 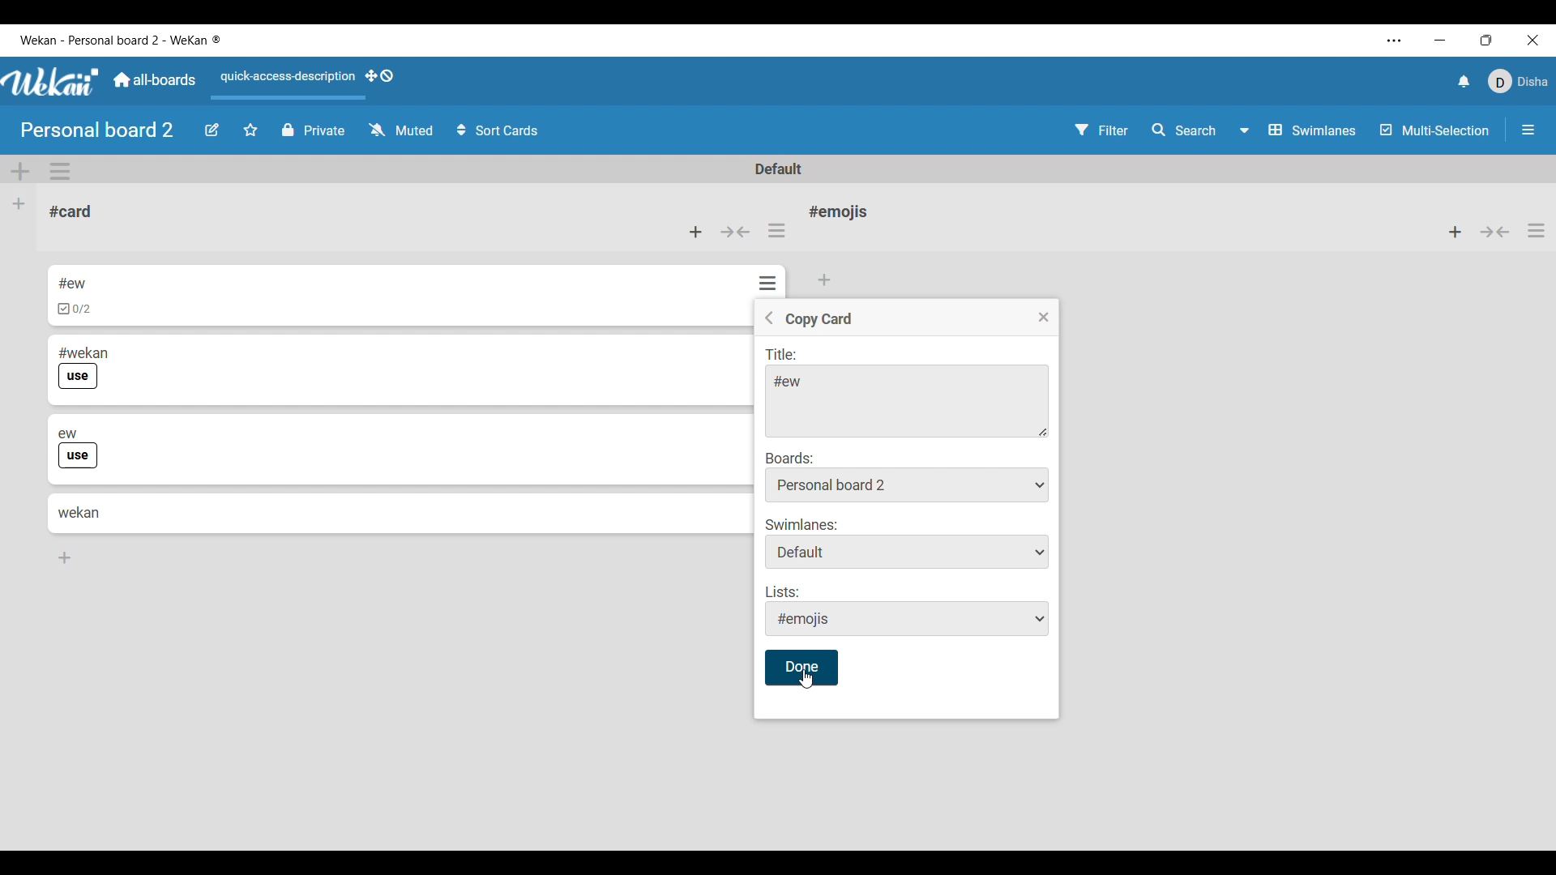 I want to click on Swimlanes, so click(x=909, y=544).